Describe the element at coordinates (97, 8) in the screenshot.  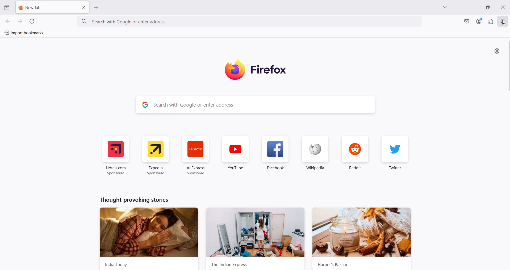
I see `Add new tab` at that location.